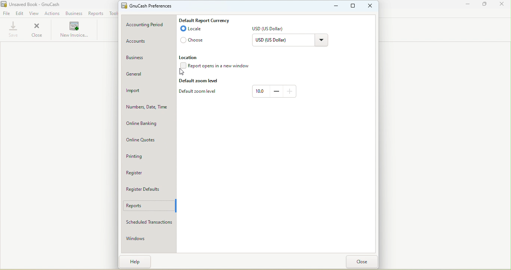 This screenshot has height=270, width=511. I want to click on Online quotes, so click(149, 141).